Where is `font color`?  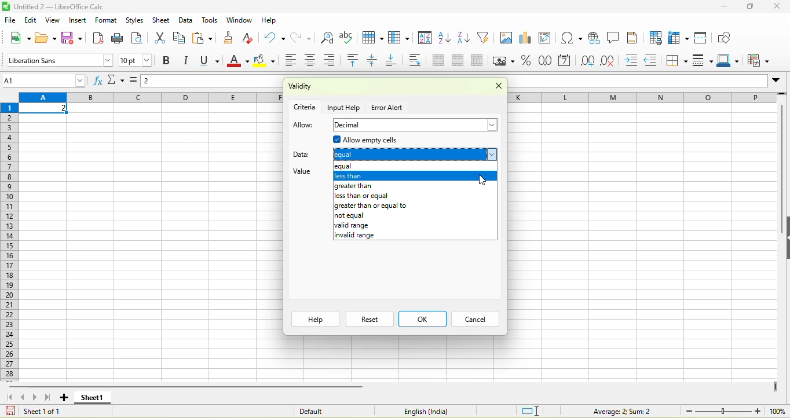 font color is located at coordinates (238, 61).